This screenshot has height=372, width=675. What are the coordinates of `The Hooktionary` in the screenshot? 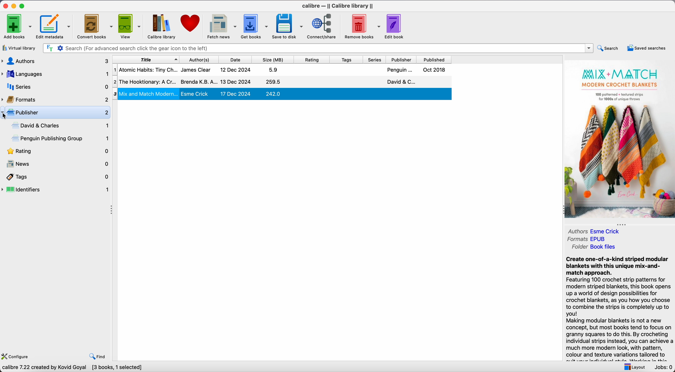 It's located at (282, 82).